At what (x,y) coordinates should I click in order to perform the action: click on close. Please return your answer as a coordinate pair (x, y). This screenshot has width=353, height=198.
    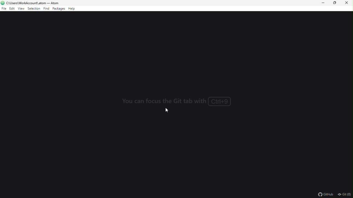
    Looking at the image, I should click on (348, 4).